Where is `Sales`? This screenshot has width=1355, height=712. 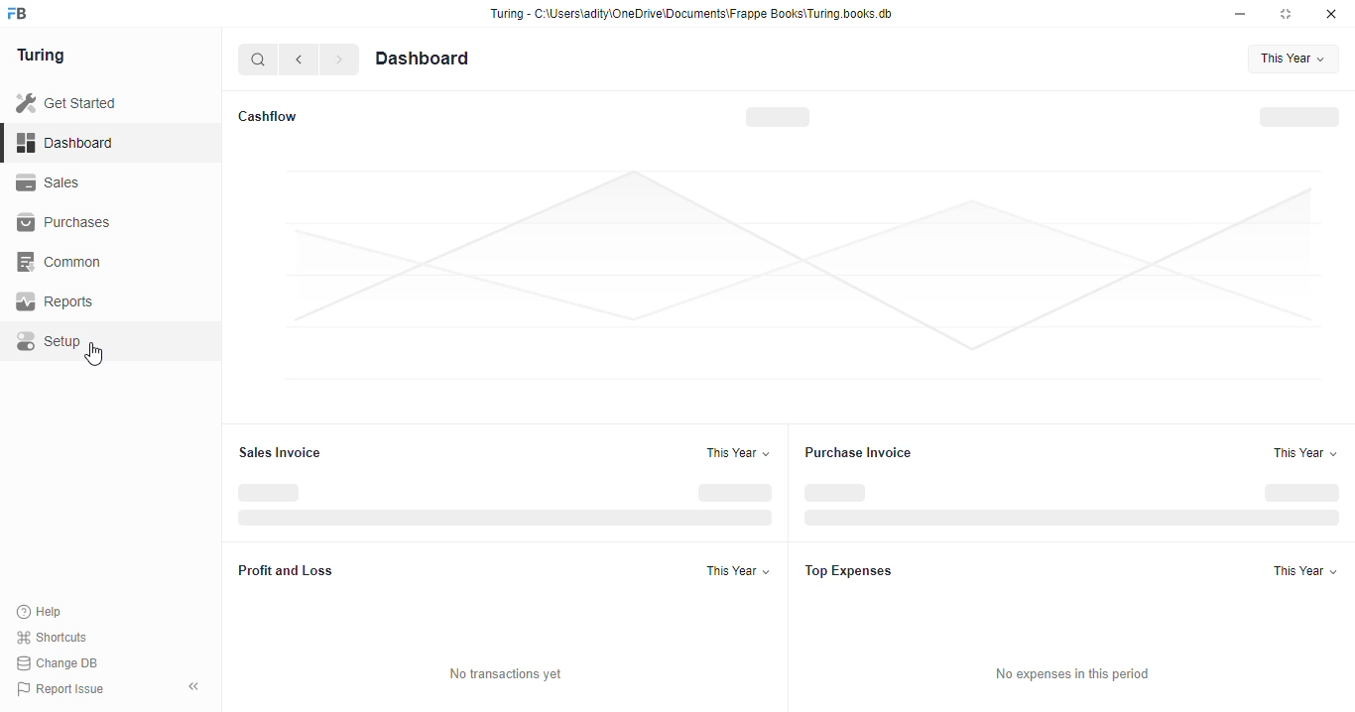 Sales is located at coordinates (58, 182).